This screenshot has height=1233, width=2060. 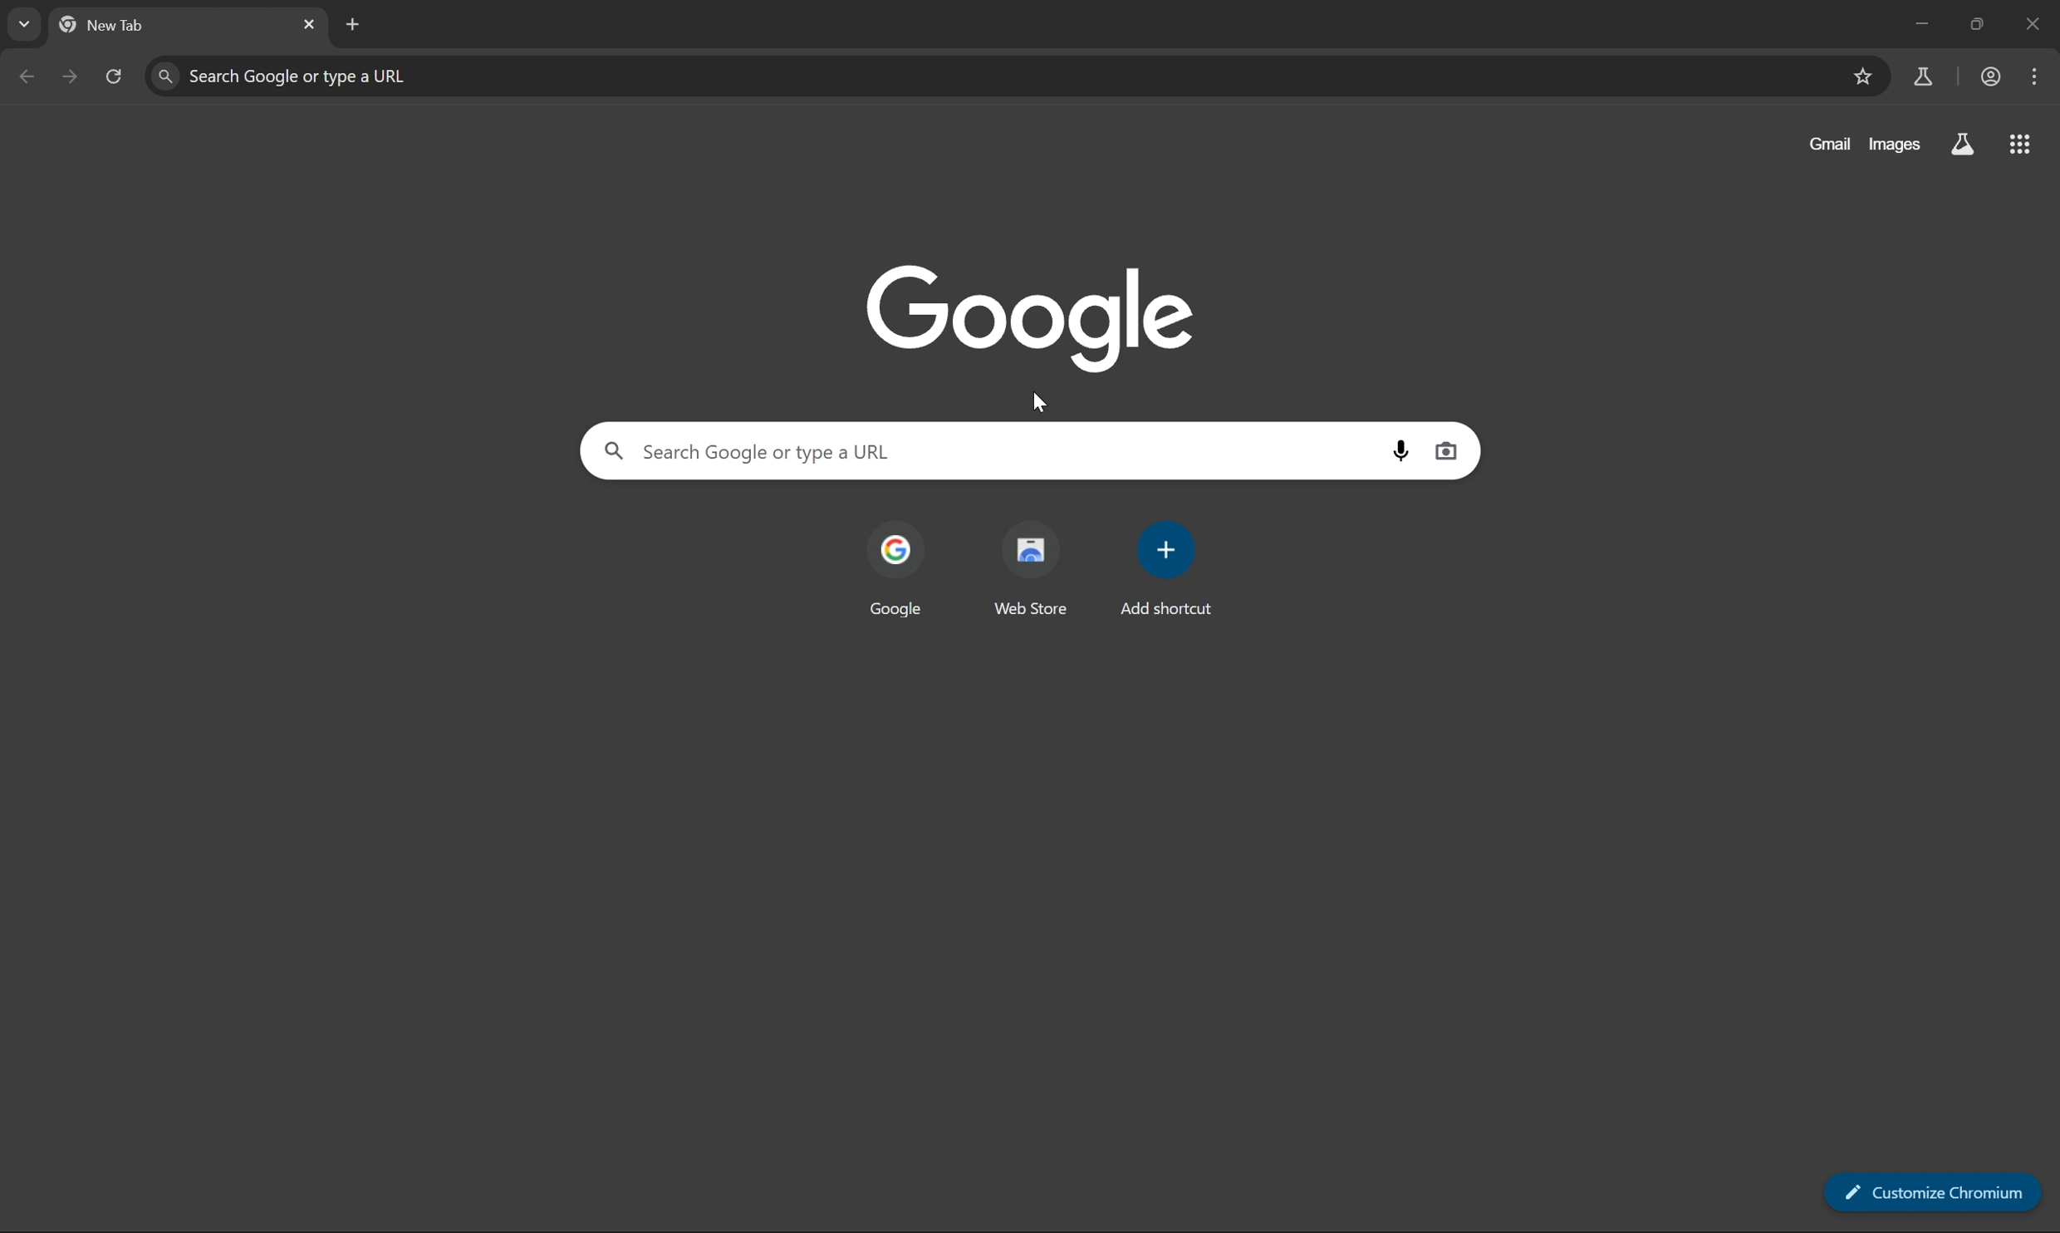 What do you see at coordinates (1165, 570) in the screenshot?
I see `add shortcut` at bounding box center [1165, 570].